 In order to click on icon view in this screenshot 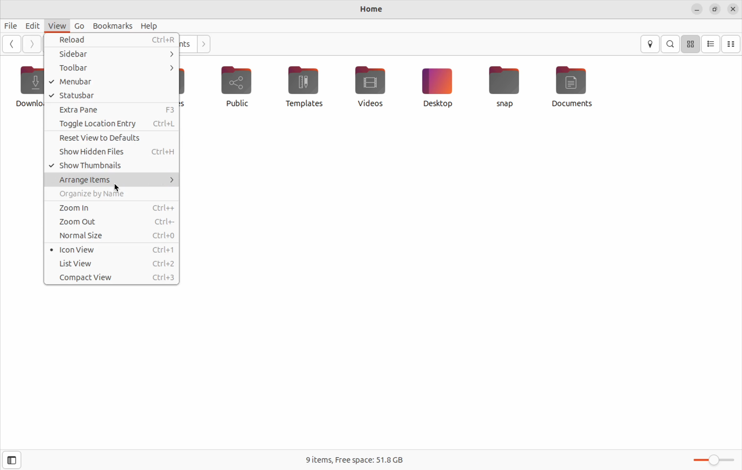, I will do `click(112, 250)`.